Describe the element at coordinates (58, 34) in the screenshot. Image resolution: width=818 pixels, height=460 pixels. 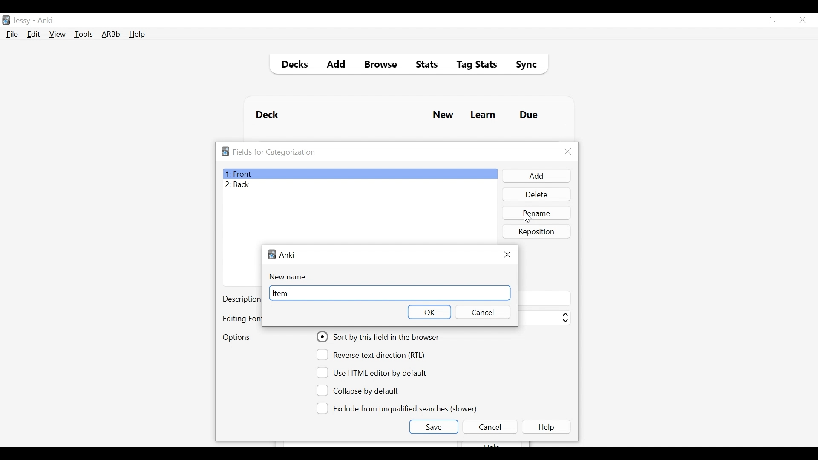
I see `View` at that location.